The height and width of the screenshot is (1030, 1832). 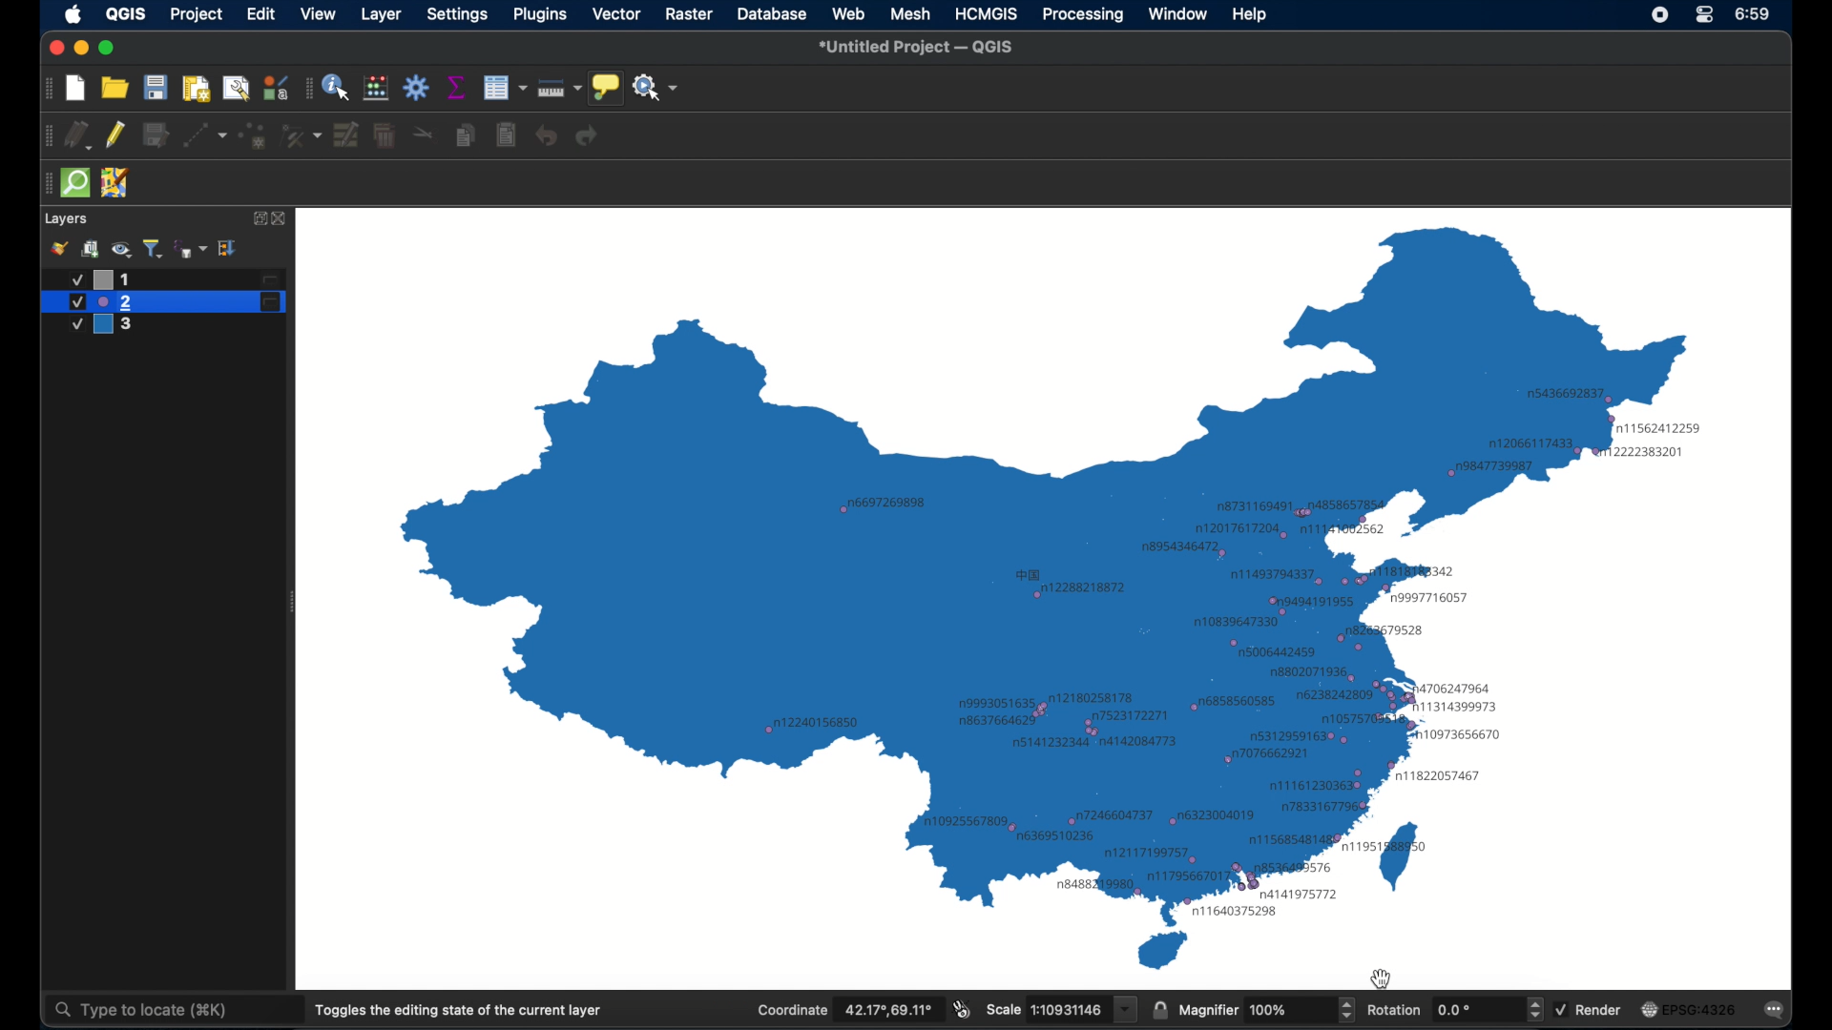 What do you see at coordinates (560, 88) in the screenshot?
I see `measure line` at bounding box center [560, 88].